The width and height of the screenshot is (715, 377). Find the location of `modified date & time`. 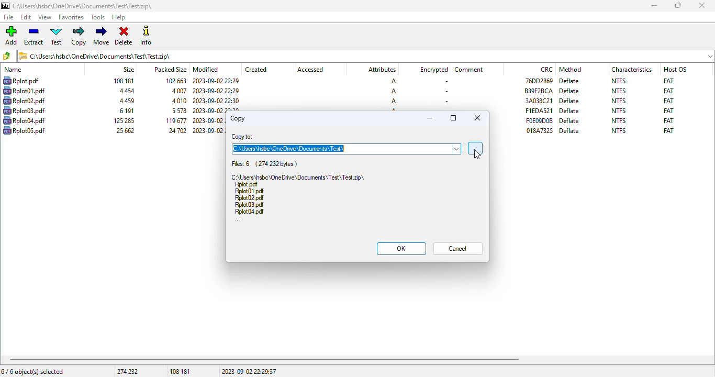

modified date & time is located at coordinates (216, 91).